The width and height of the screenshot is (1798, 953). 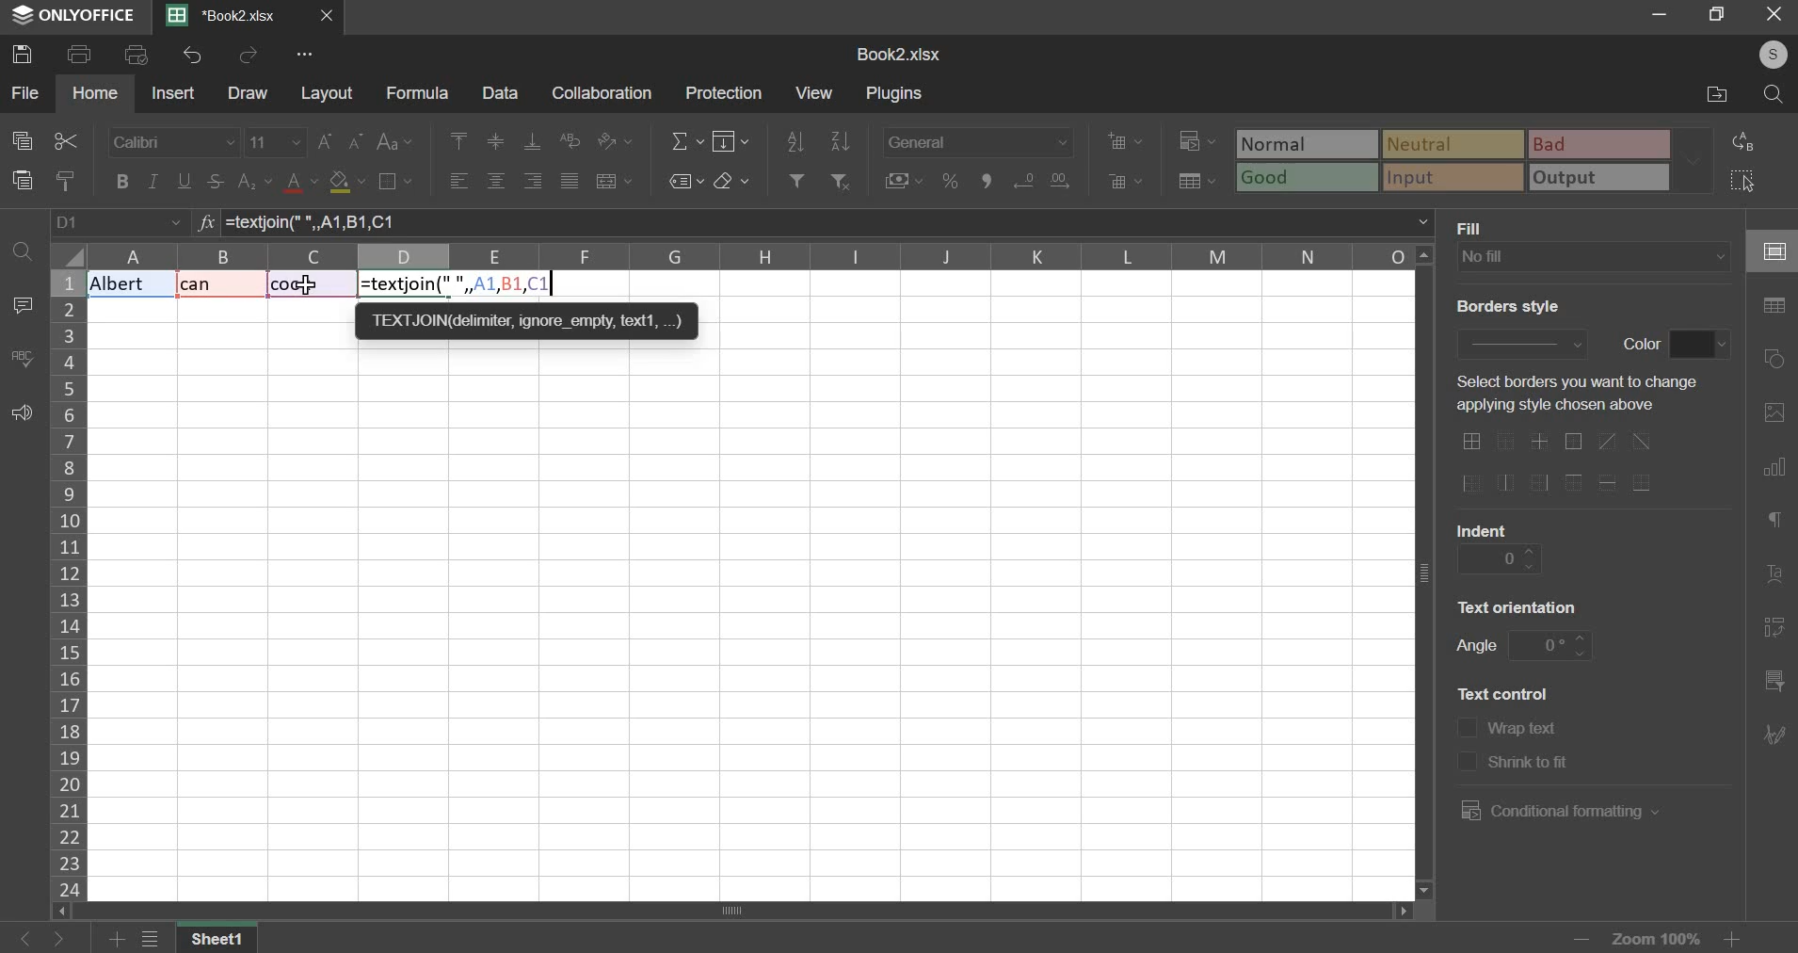 I want to click on border color, so click(x=1700, y=345).